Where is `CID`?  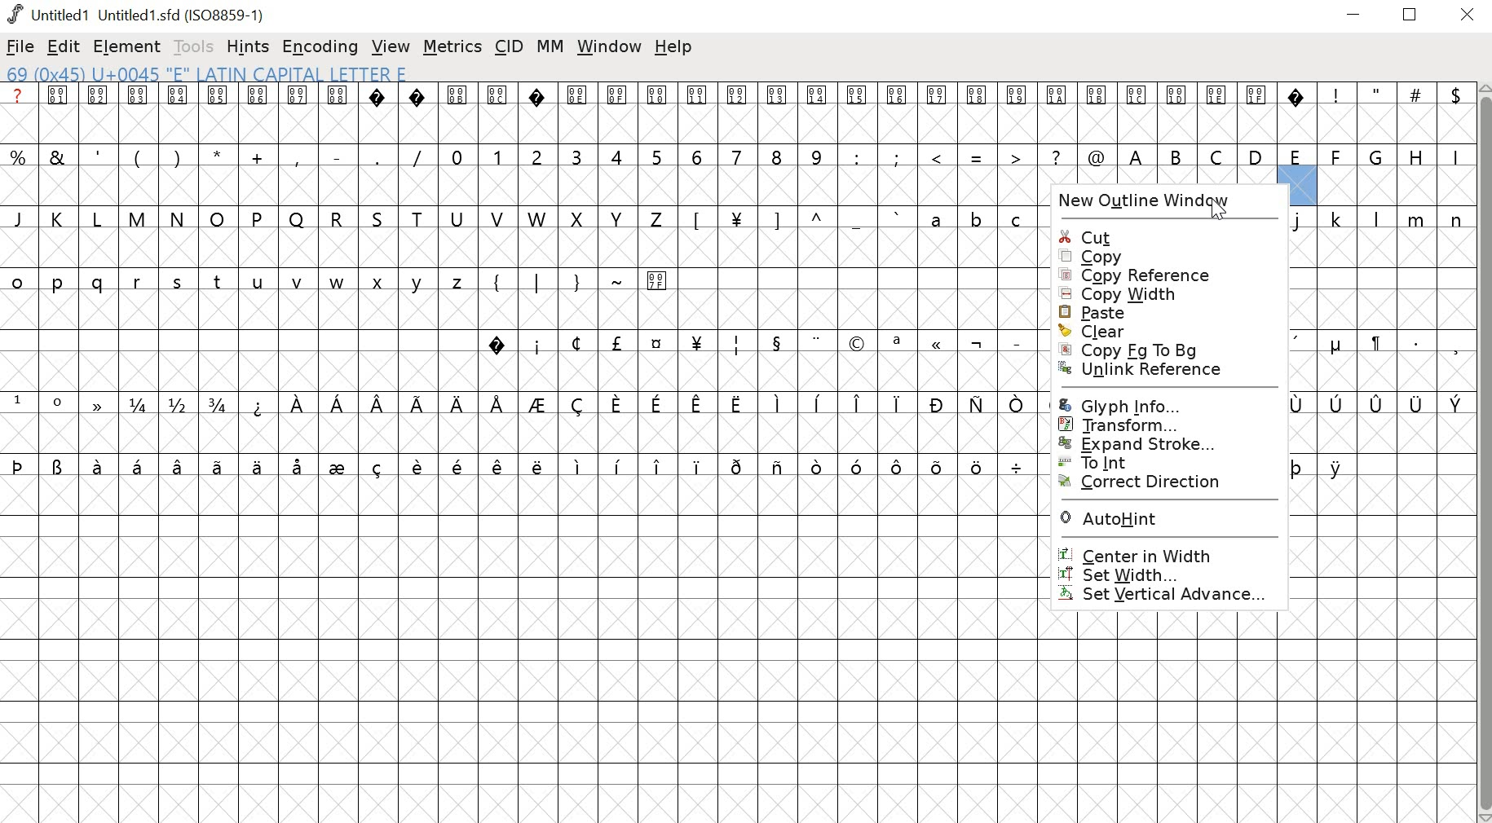
CID is located at coordinates (509, 48).